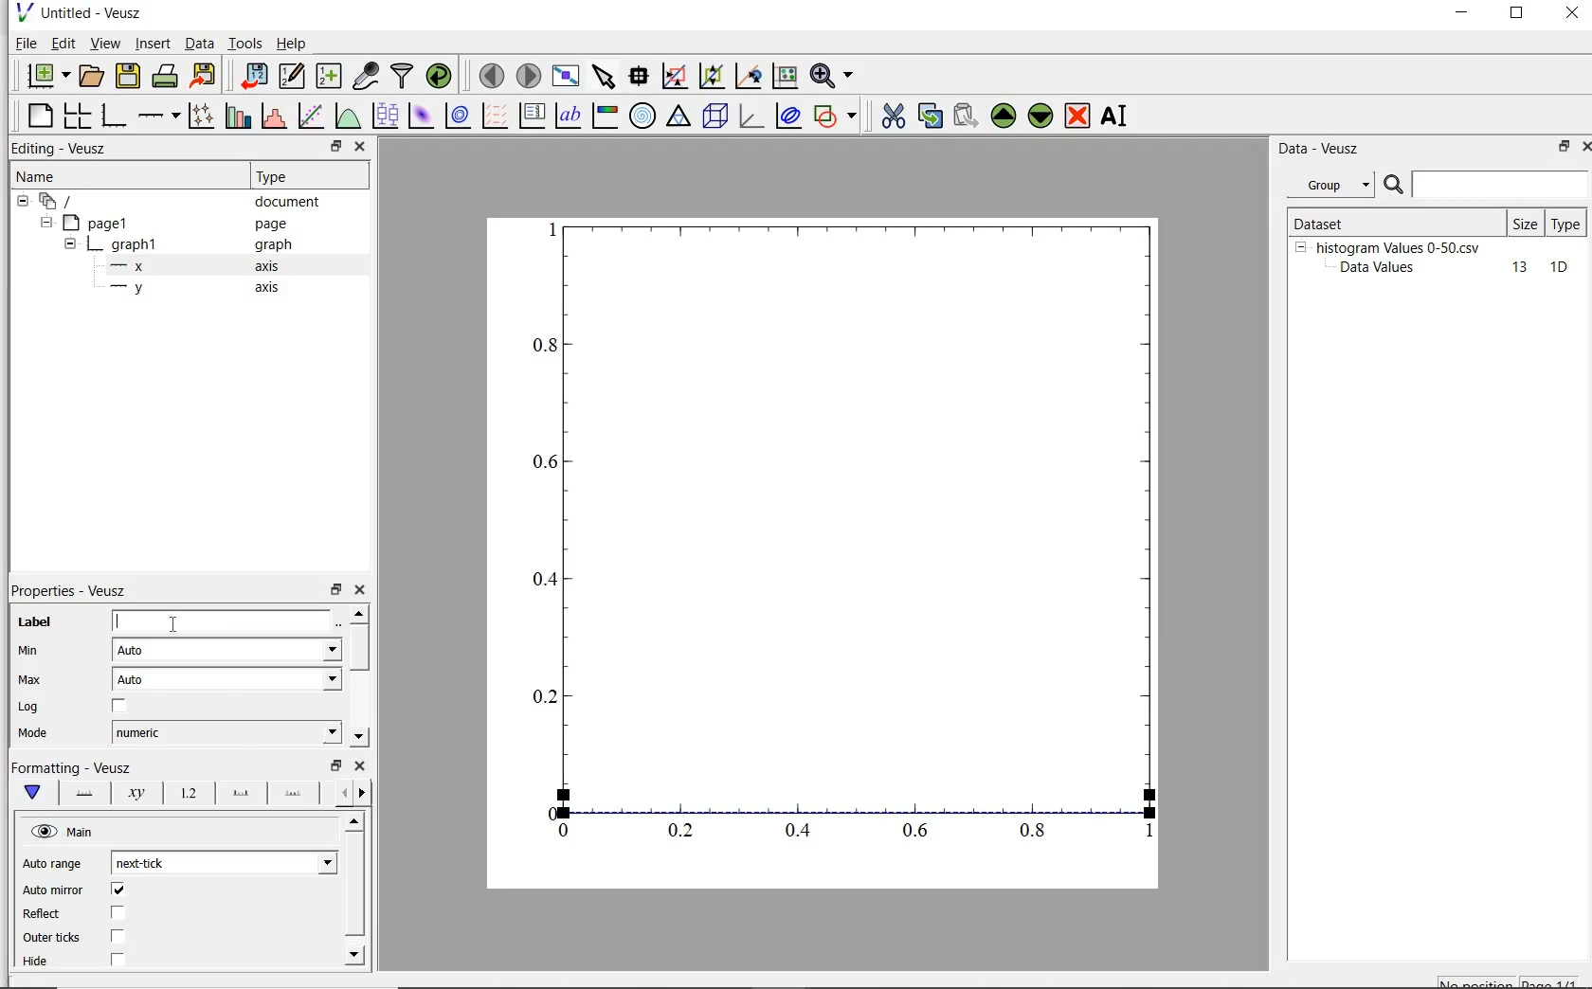 The height and width of the screenshot is (989, 1592). What do you see at coordinates (240, 794) in the screenshot?
I see `major ticks` at bounding box center [240, 794].